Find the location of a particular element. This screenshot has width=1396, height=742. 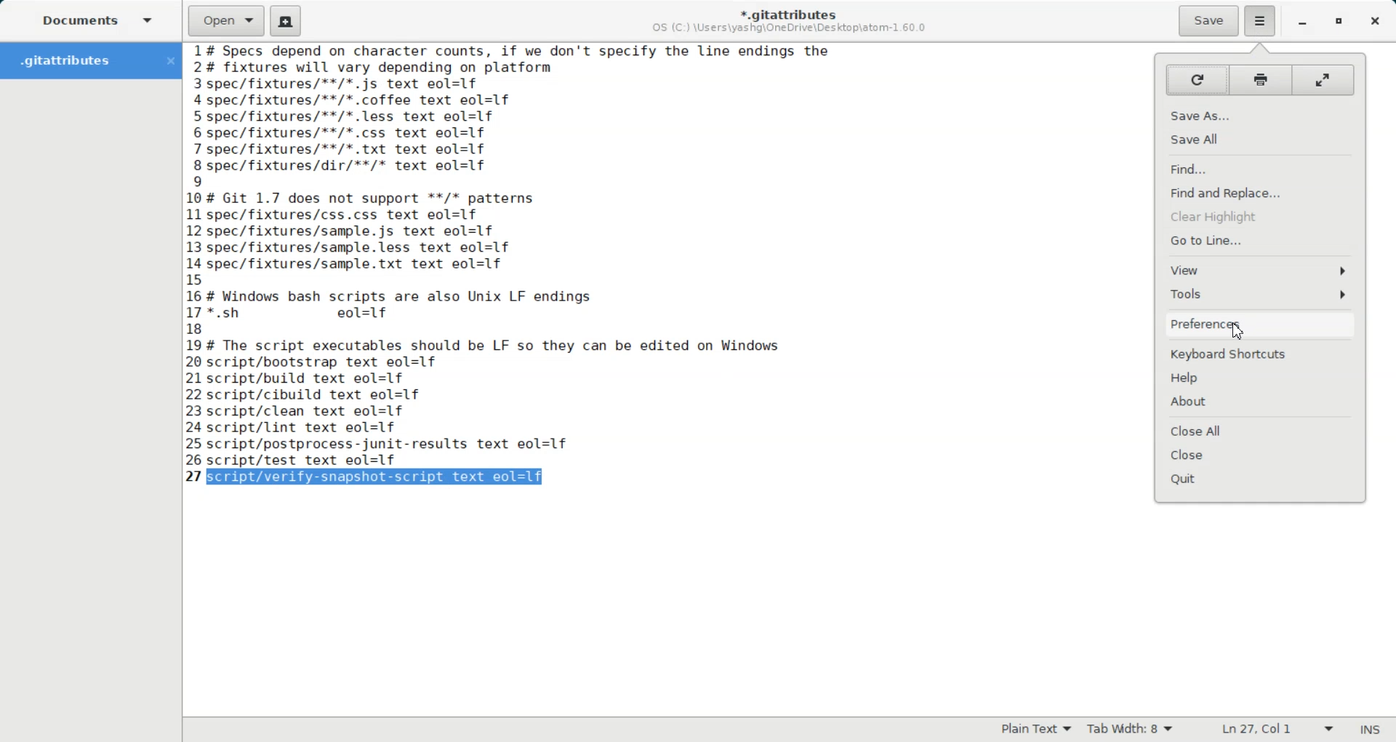

Clear Highlight is located at coordinates (1261, 215).